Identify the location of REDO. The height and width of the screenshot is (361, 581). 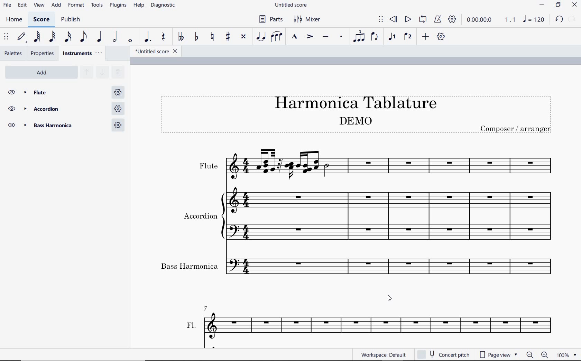
(572, 19).